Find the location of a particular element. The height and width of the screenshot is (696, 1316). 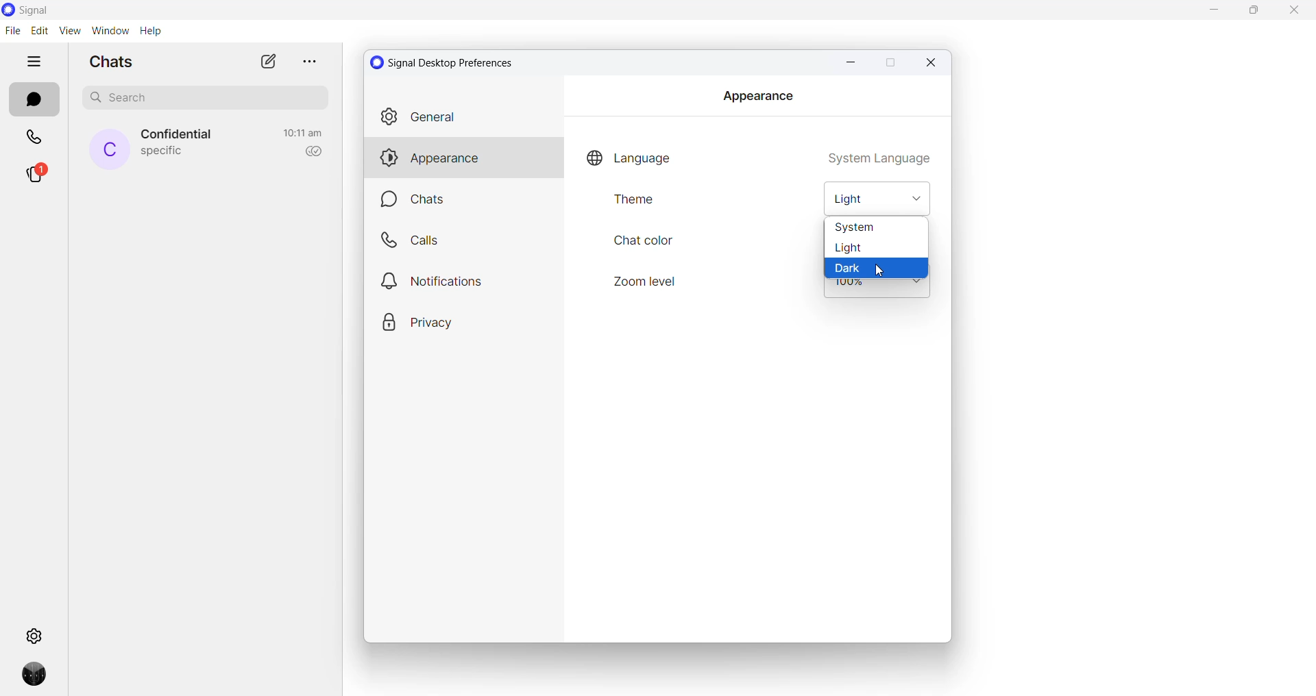

privacy is located at coordinates (458, 321).